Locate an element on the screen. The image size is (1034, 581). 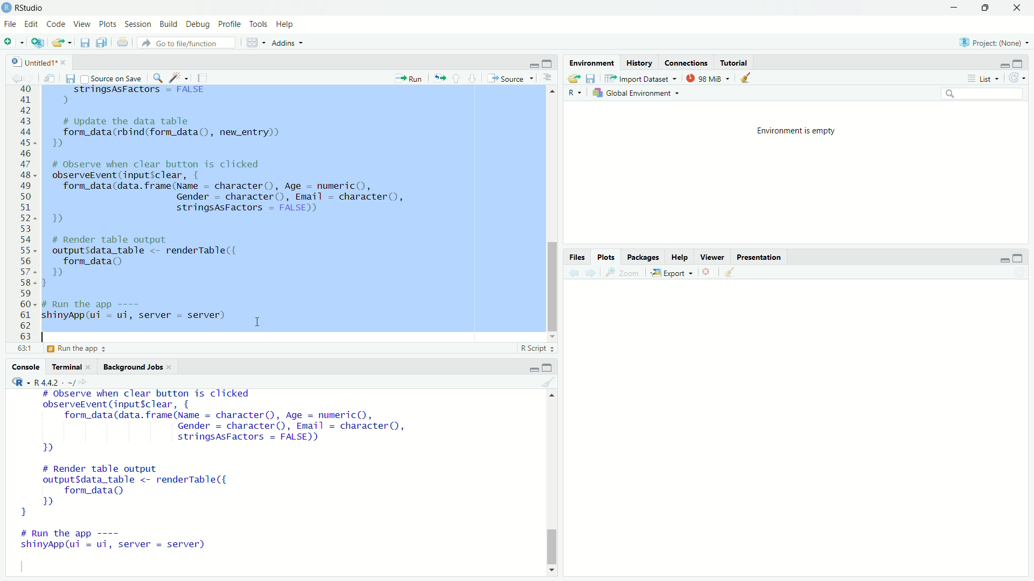
maximize is located at coordinates (1023, 62).